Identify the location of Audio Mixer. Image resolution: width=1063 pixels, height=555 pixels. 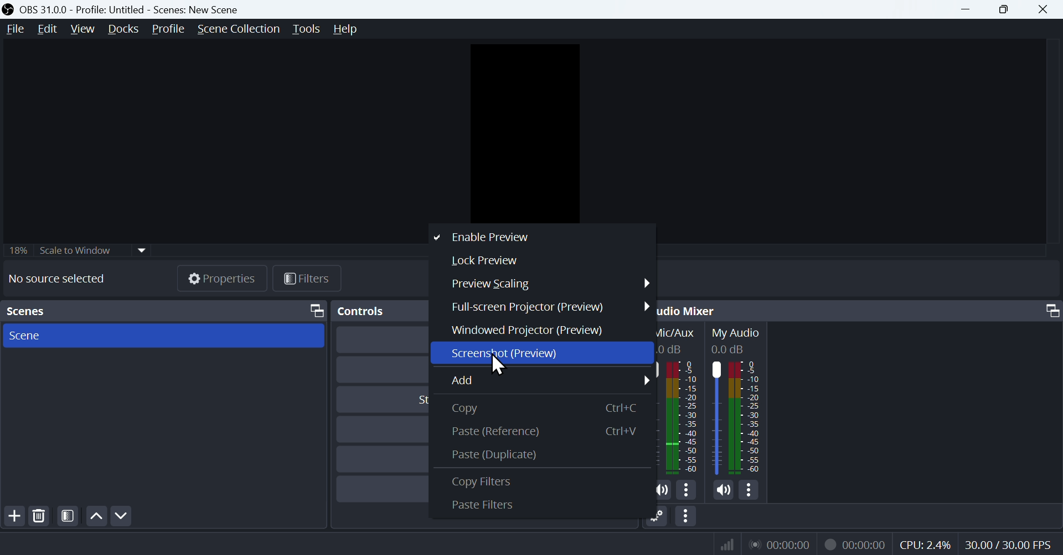
(690, 310).